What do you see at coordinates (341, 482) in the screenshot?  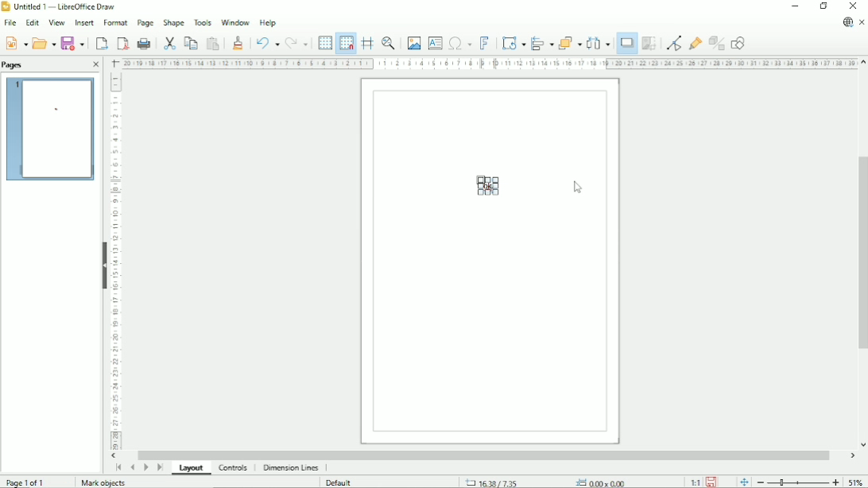 I see `Default` at bounding box center [341, 482].